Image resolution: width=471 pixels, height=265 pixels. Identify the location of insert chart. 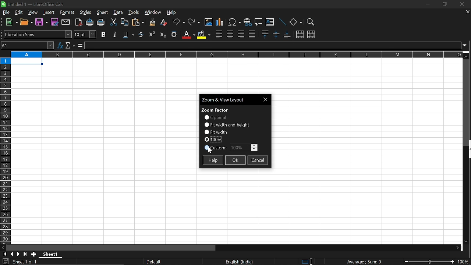
(220, 22).